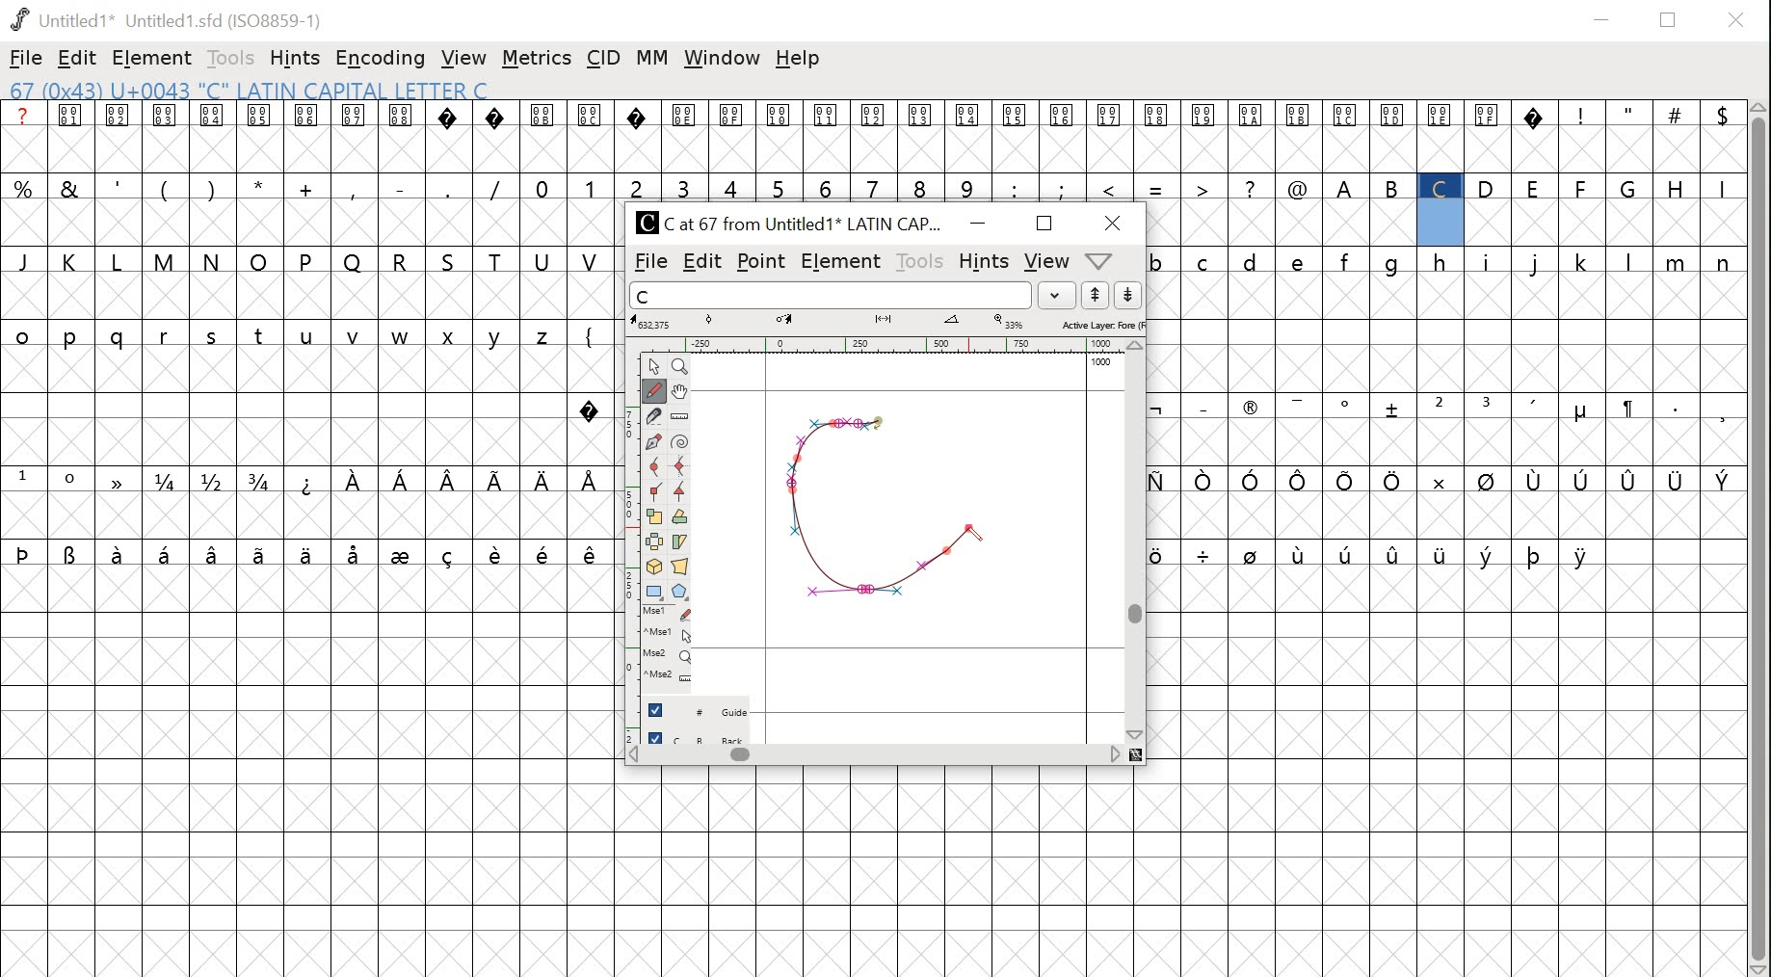 This screenshot has width=1771, height=977. Describe the element at coordinates (799, 60) in the screenshot. I see `help` at that location.